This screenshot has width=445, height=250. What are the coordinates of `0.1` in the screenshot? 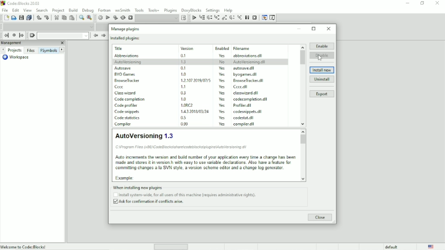 It's located at (183, 56).